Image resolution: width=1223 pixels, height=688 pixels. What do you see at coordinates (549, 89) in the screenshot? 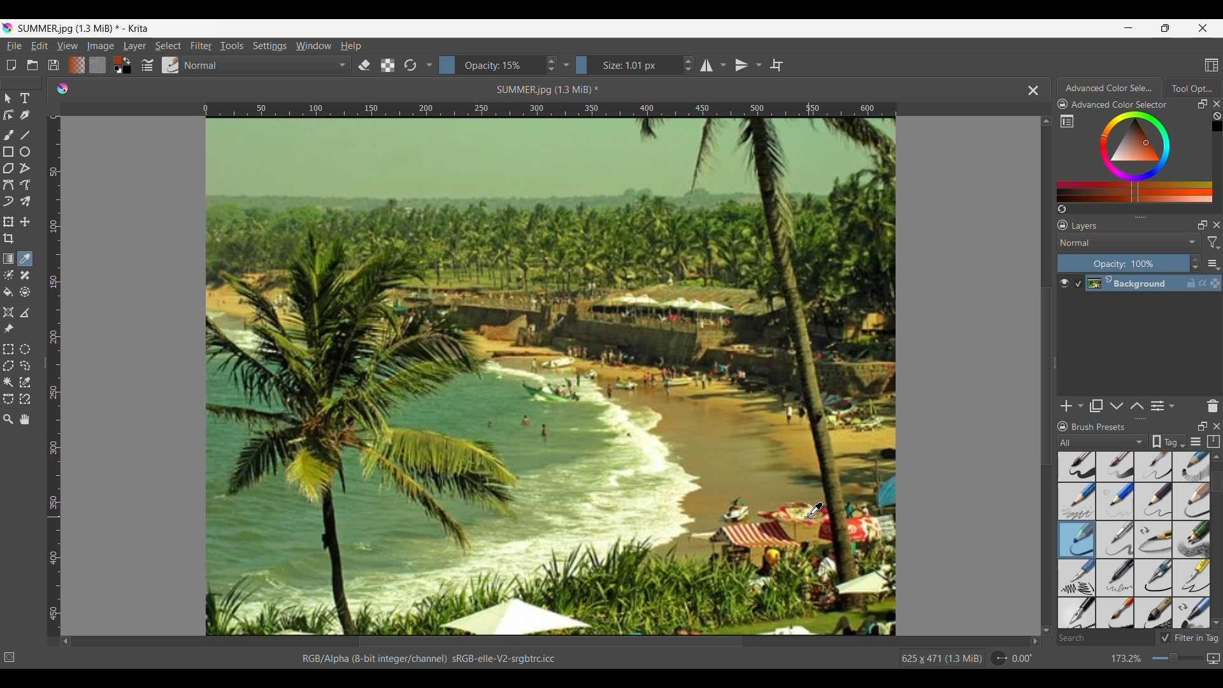
I see `SUMMER jpg (1.3 MiB) *` at bounding box center [549, 89].